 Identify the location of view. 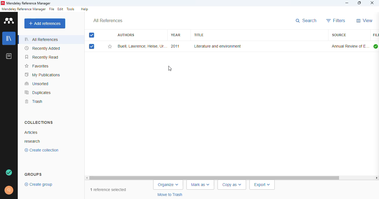
(365, 20).